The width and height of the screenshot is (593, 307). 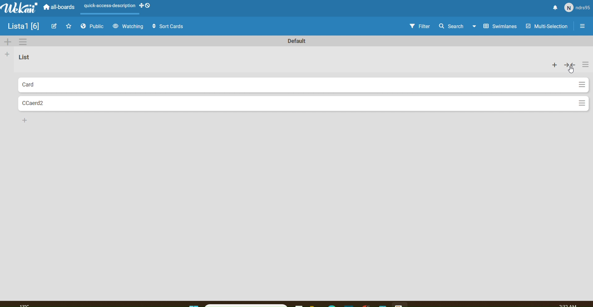 I want to click on Search, so click(x=453, y=27).